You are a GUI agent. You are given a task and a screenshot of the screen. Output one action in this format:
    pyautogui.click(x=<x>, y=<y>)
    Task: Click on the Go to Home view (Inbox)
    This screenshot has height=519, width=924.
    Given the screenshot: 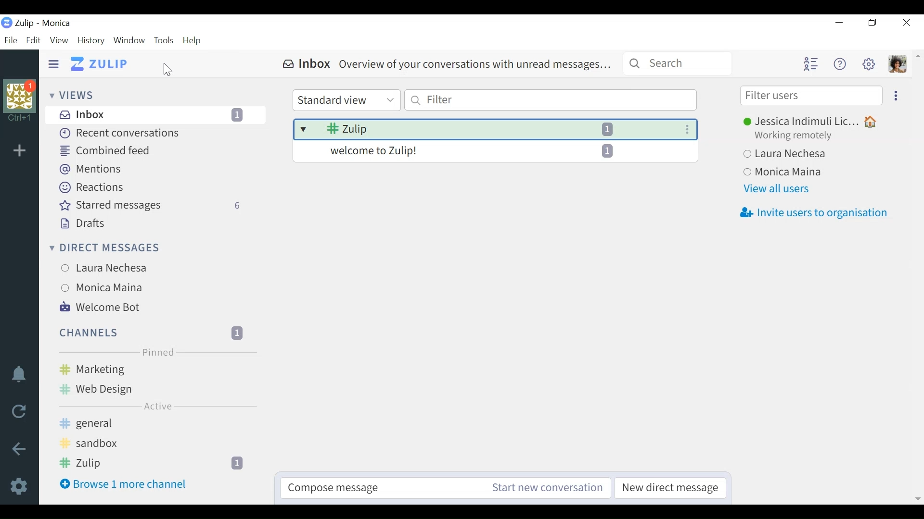 What is the action you would take?
    pyautogui.click(x=99, y=63)
    